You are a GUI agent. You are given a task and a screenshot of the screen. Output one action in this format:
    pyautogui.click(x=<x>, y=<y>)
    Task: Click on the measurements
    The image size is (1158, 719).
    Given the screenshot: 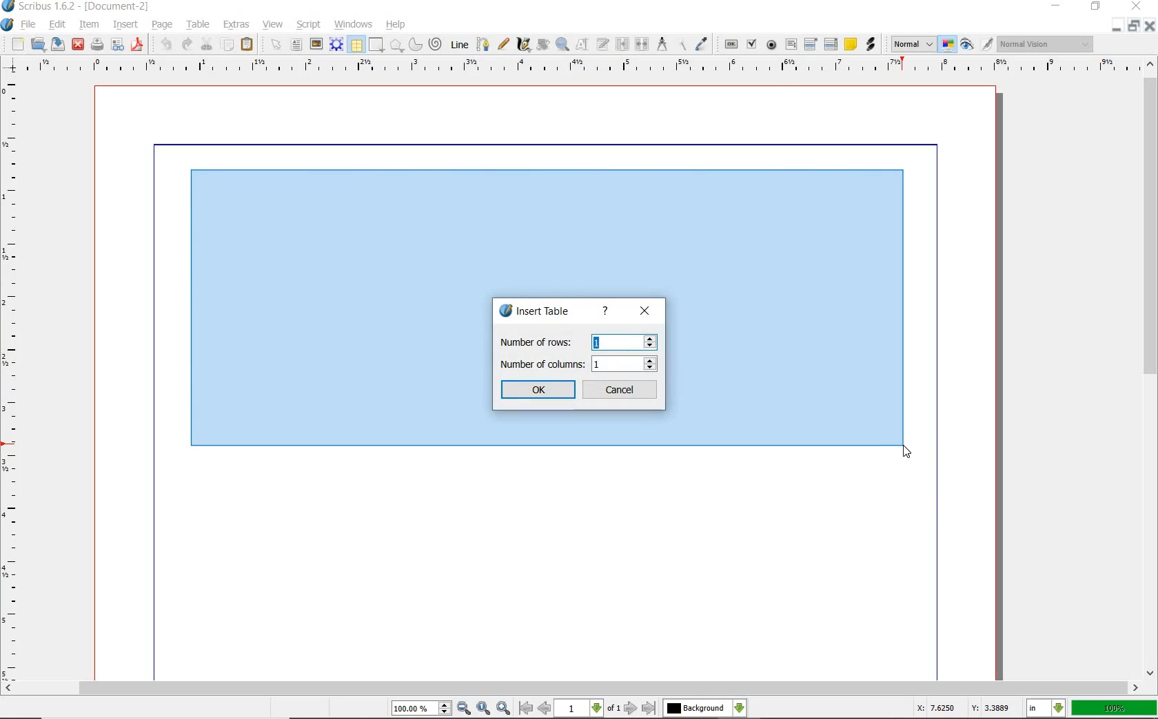 What is the action you would take?
    pyautogui.click(x=662, y=45)
    